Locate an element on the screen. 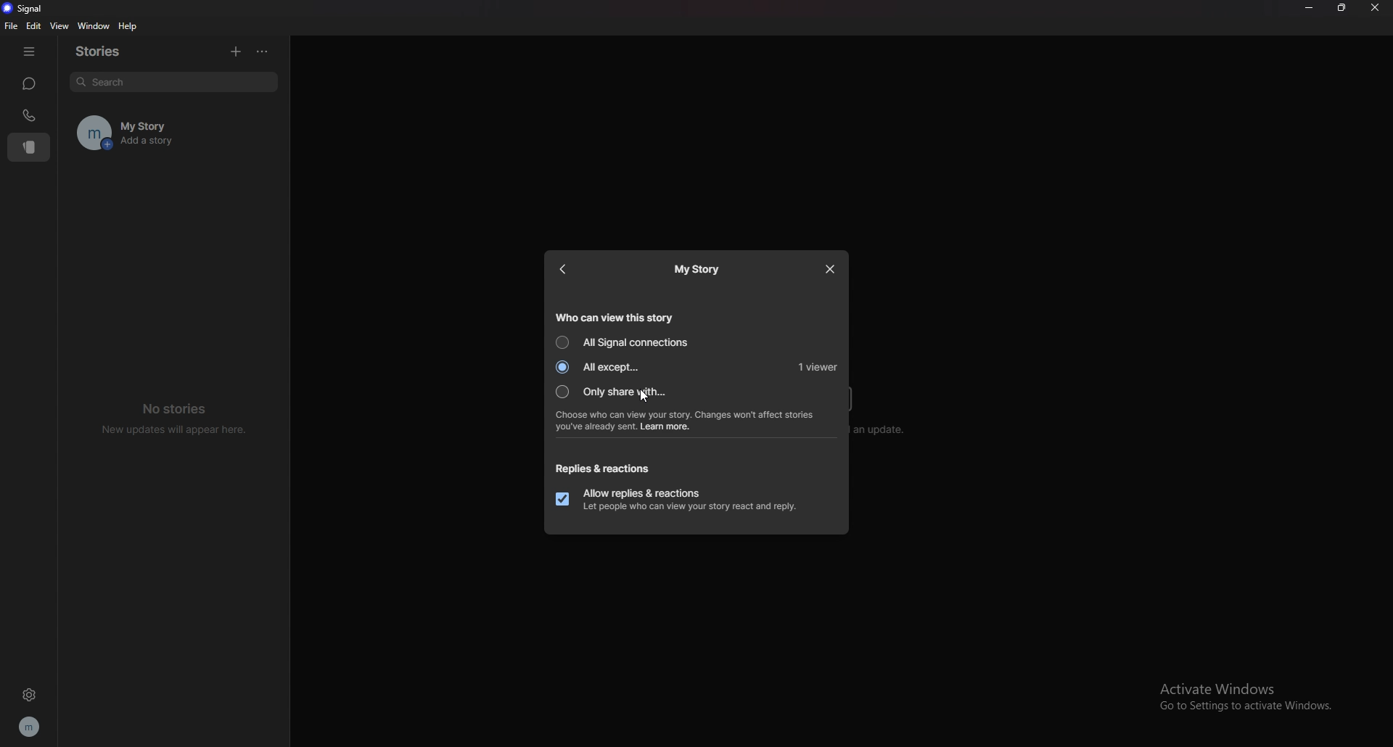  back is located at coordinates (564, 269).